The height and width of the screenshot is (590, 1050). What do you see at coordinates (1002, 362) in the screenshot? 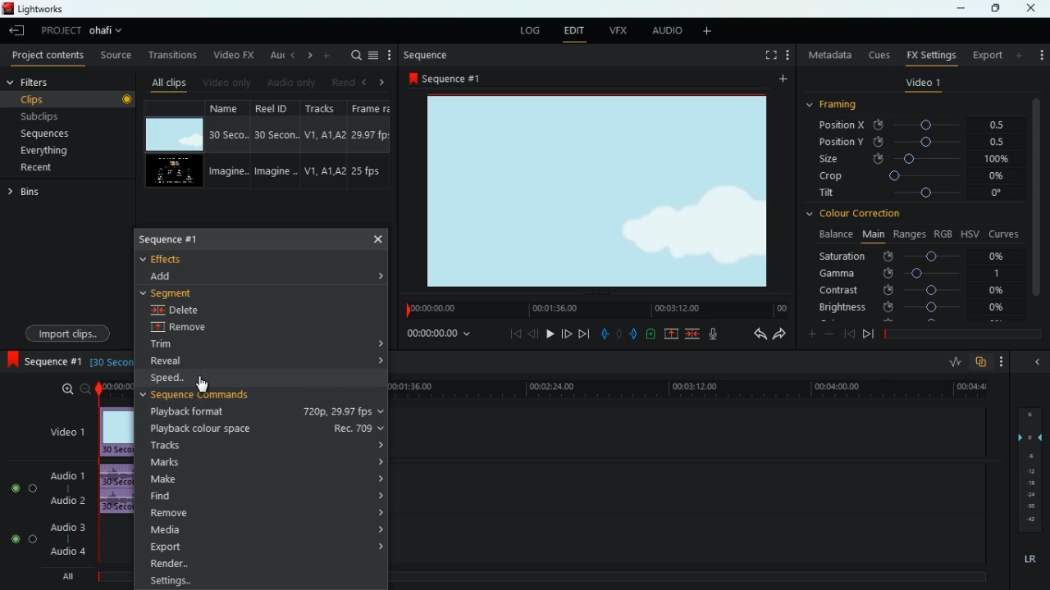
I see `more` at bounding box center [1002, 362].